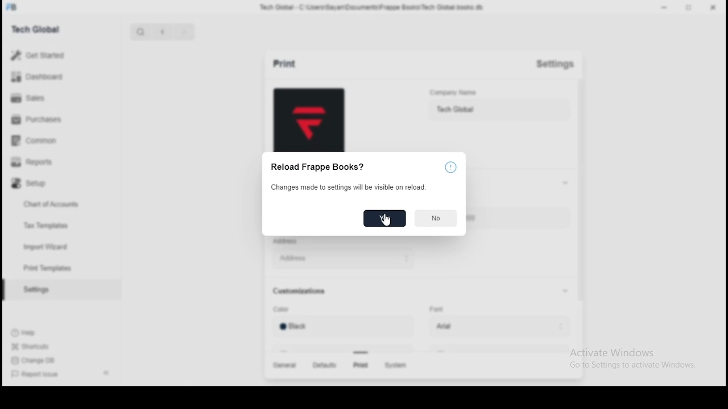  Describe the element at coordinates (496, 327) in the screenshot. I see `select font ` at that location.